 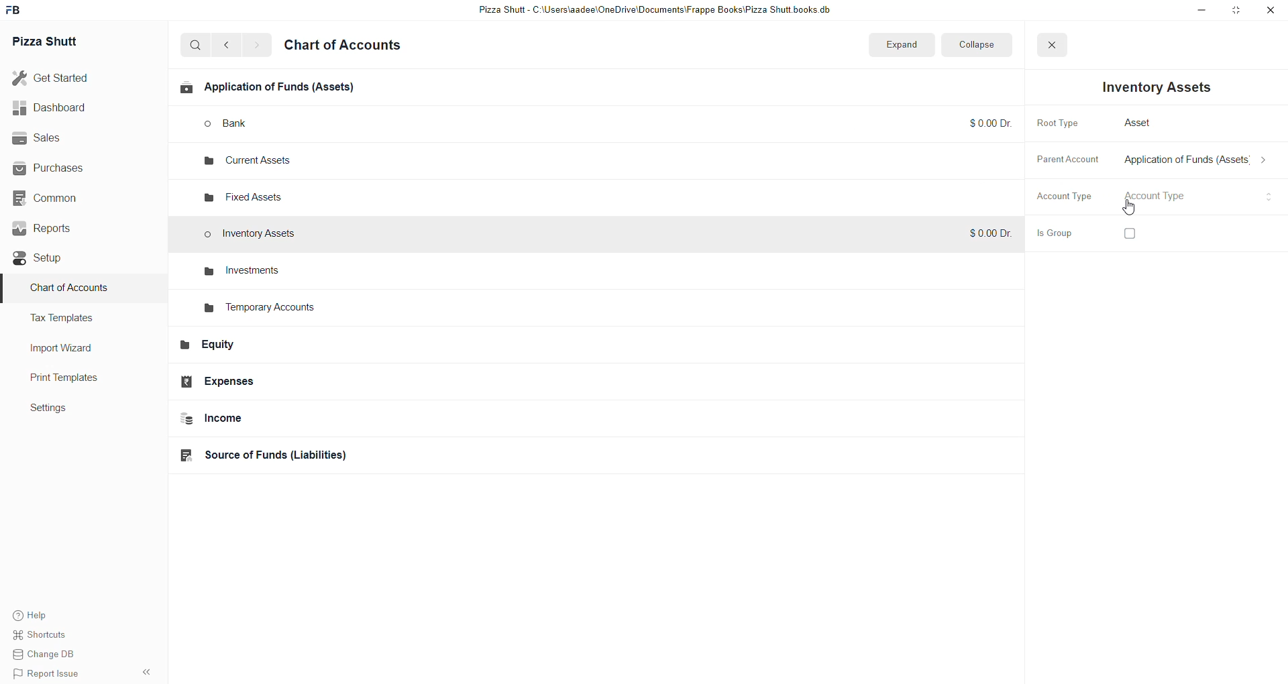 I want to click on cursor, so click(x=1126, y=209).